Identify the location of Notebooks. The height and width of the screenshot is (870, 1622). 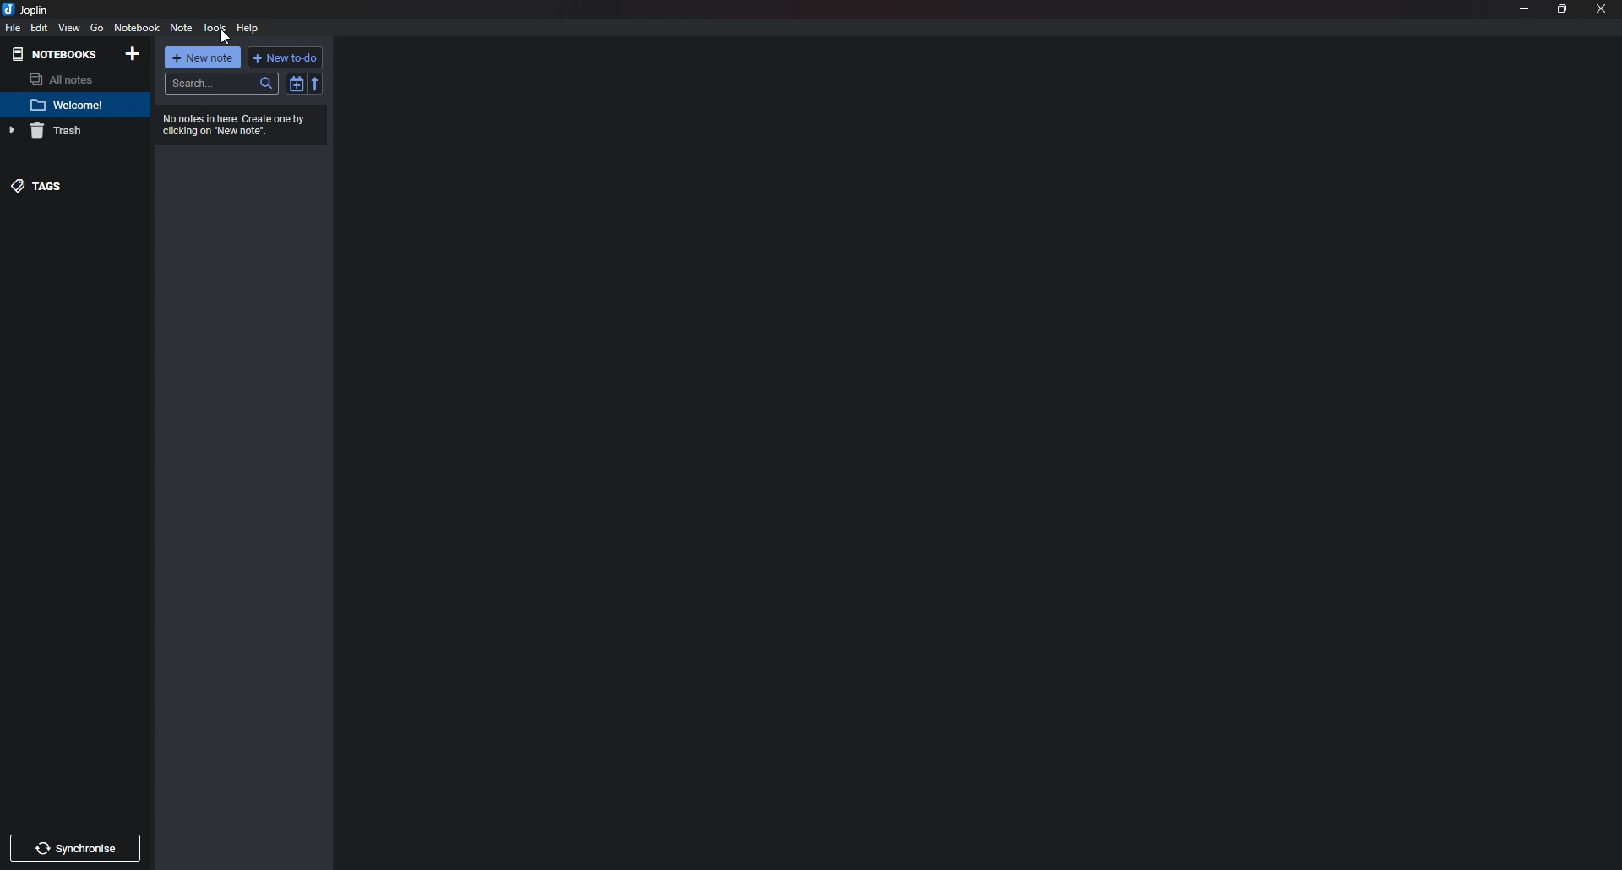
(58, 53).